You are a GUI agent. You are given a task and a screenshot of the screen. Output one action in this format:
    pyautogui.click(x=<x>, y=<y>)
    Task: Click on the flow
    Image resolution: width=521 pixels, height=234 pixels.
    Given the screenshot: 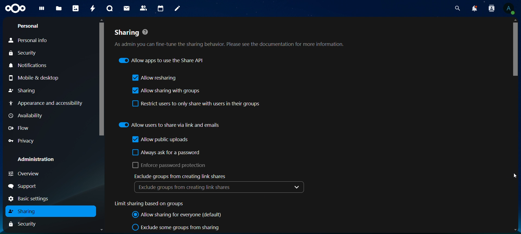 What is the action you would take?
    pyautogui.click(x=19, y=128)
    